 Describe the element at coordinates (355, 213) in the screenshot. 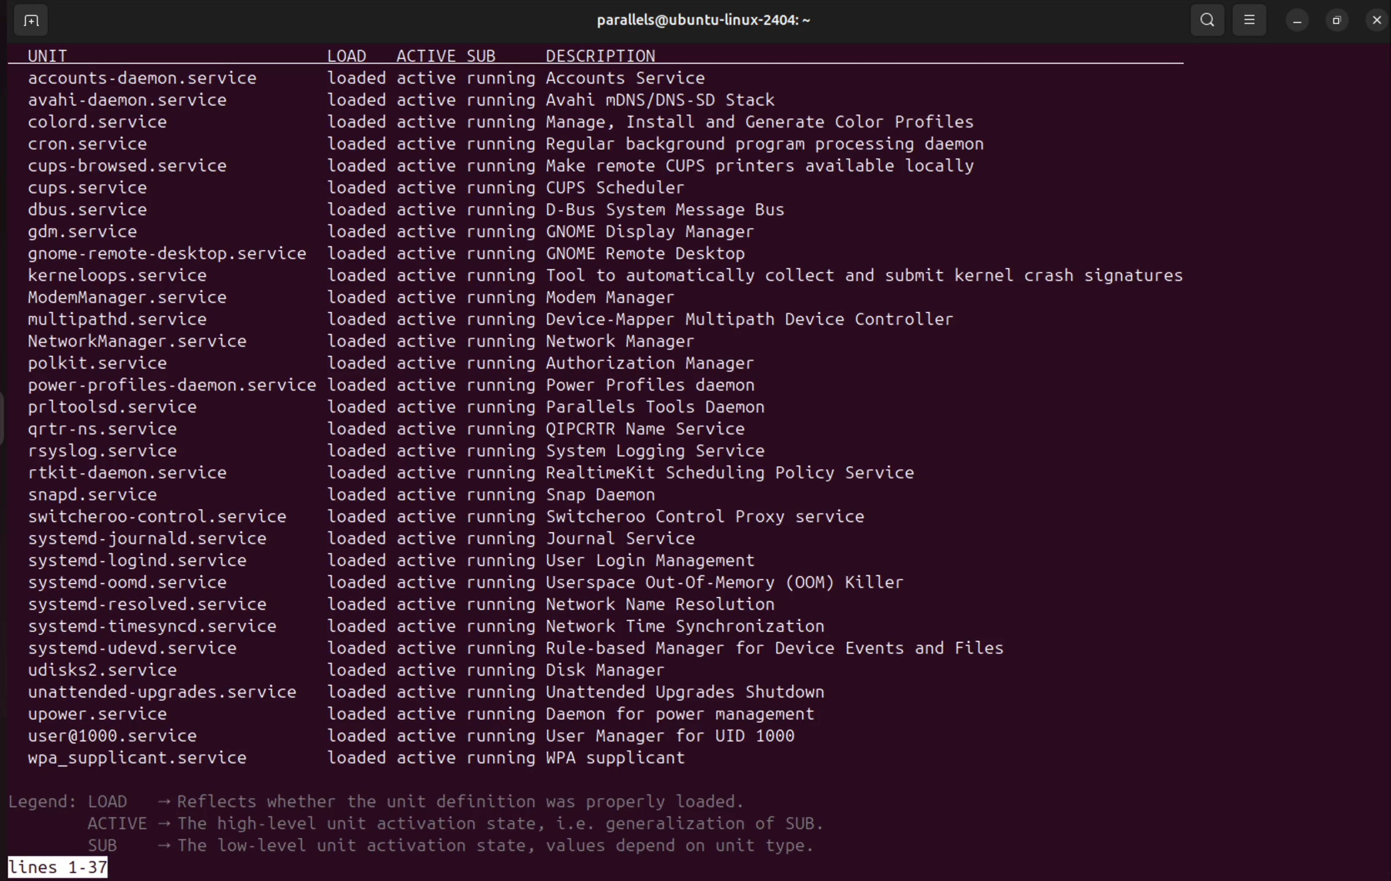

I see `loaded` at that location.